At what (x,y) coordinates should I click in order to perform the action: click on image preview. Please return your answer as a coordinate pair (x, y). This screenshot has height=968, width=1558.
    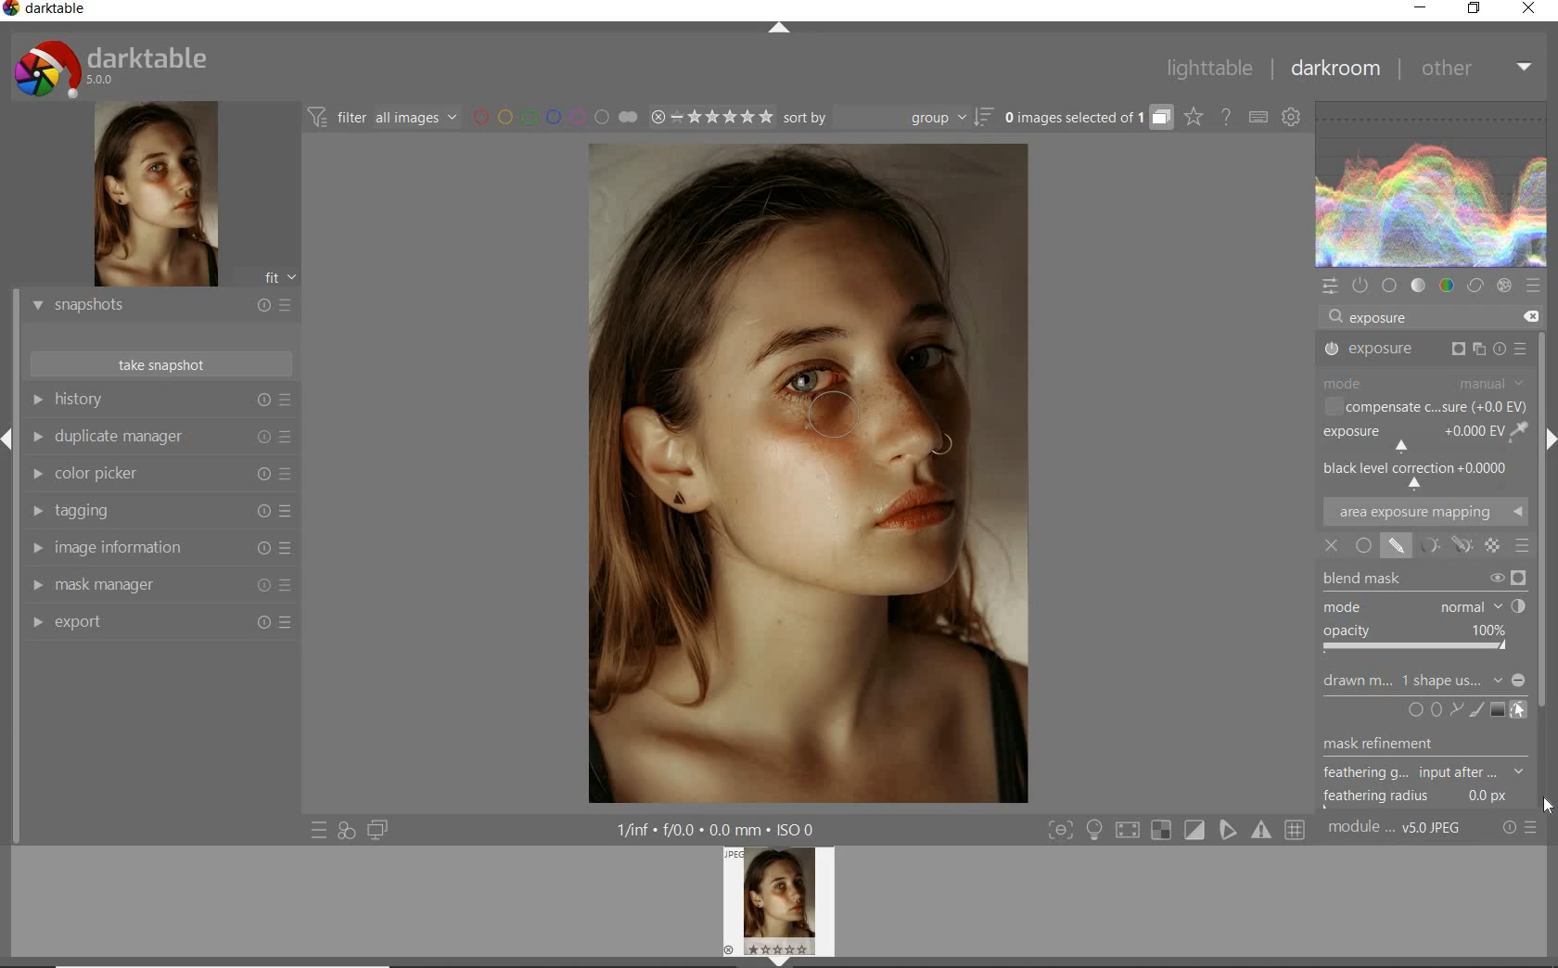
    Looking at the image, I should click on (782, 907).